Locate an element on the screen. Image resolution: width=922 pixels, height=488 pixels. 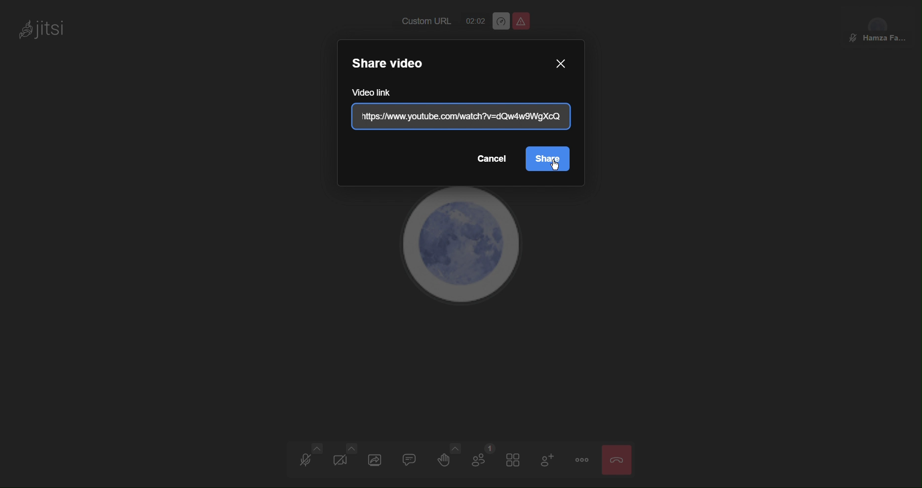
More is located at coordinates (581, 459).